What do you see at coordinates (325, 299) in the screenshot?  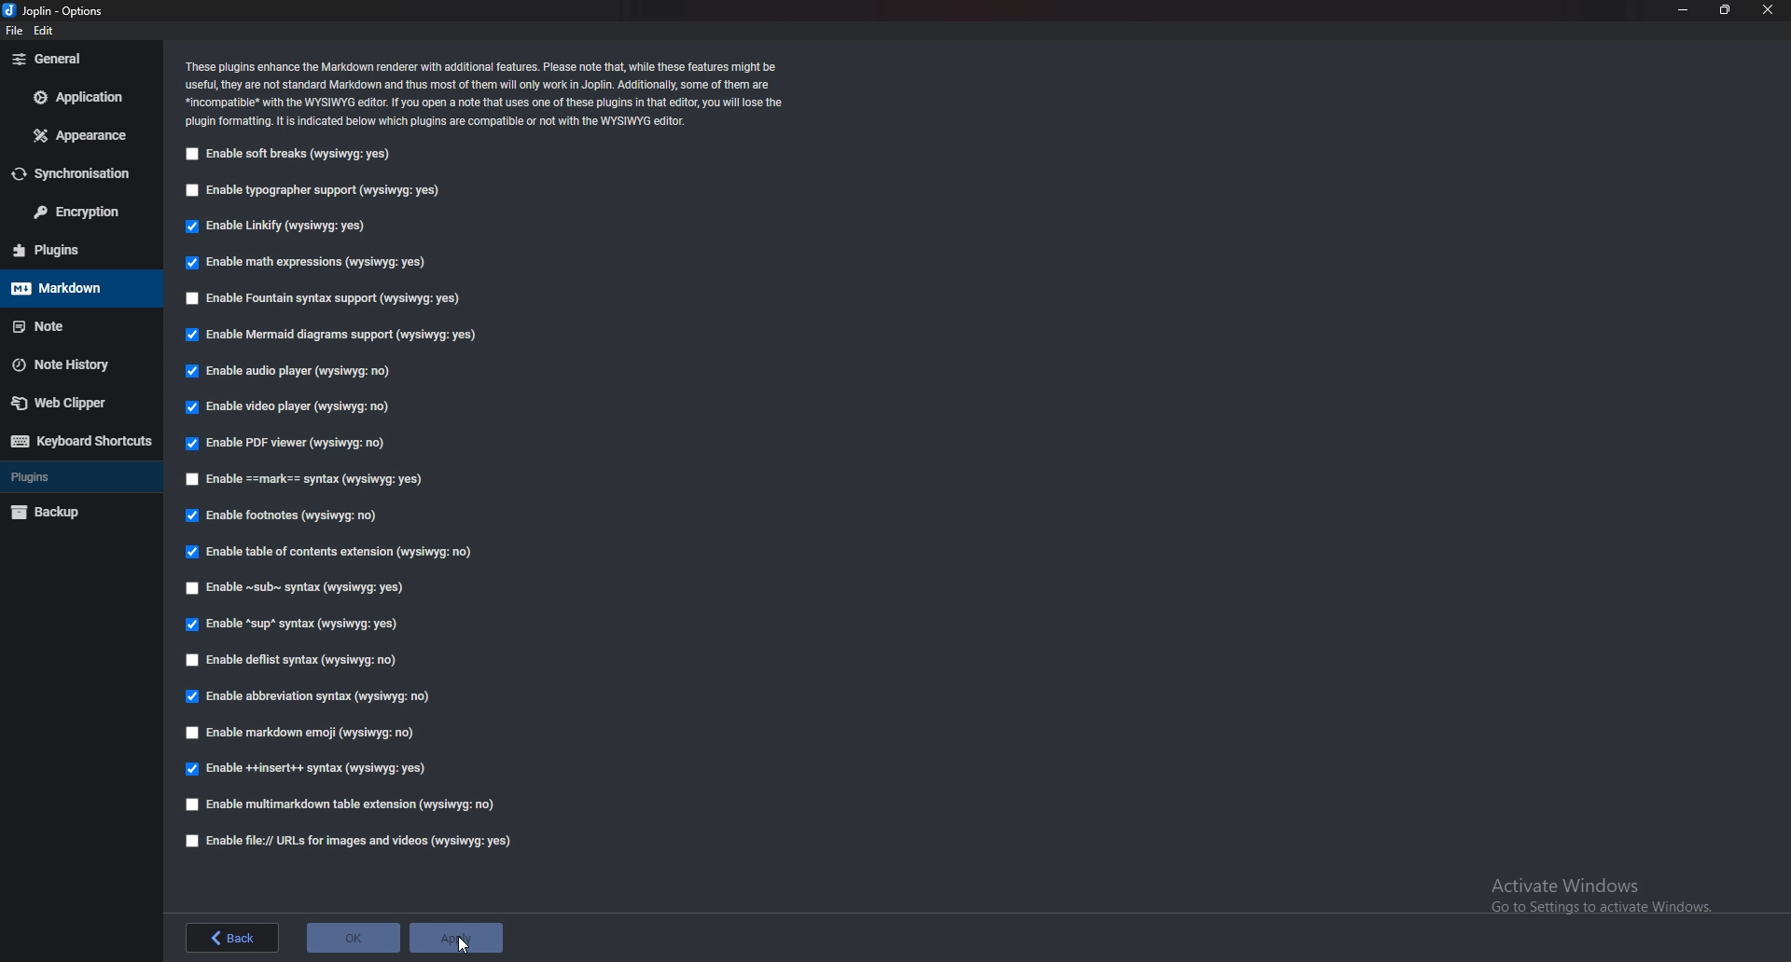 I see `Enable fountain syntax support` at bounding box center [325, 299].